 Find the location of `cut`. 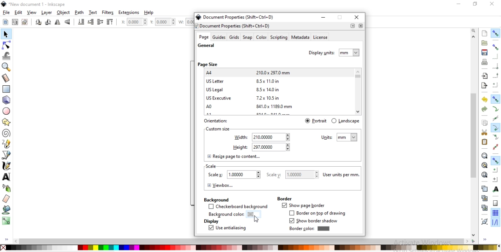

cut is located at coordinates (485, 132).